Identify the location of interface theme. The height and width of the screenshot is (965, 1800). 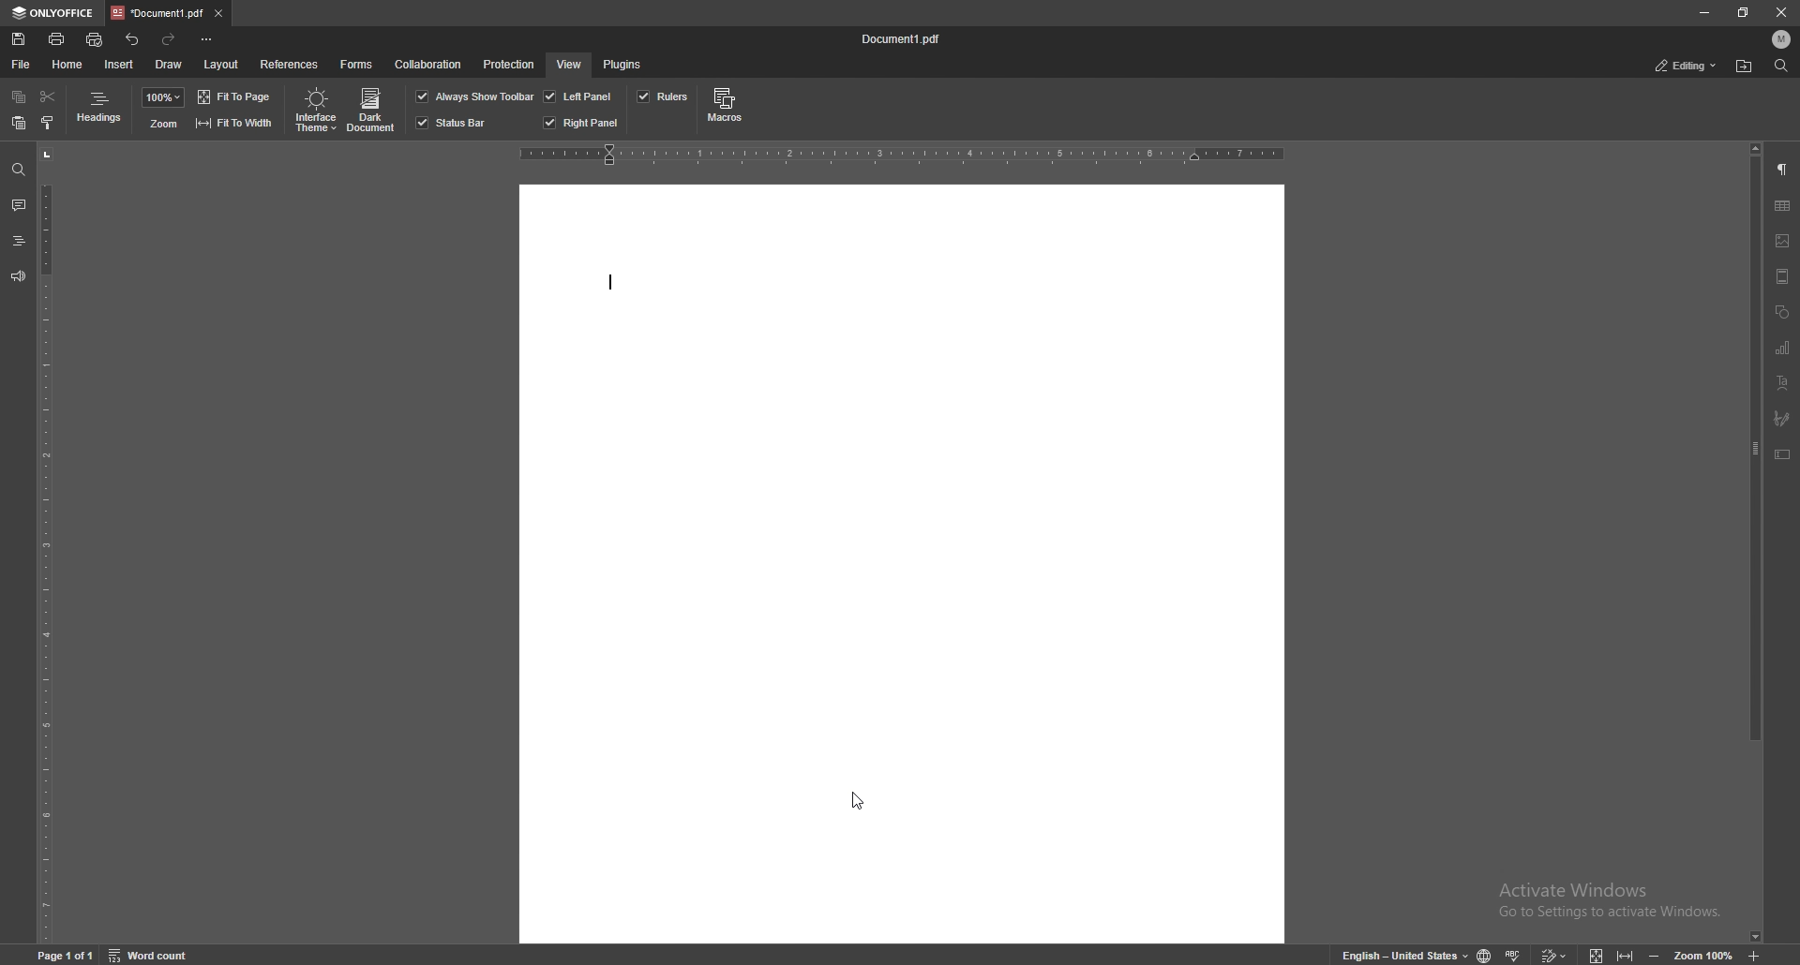
(313, 111).